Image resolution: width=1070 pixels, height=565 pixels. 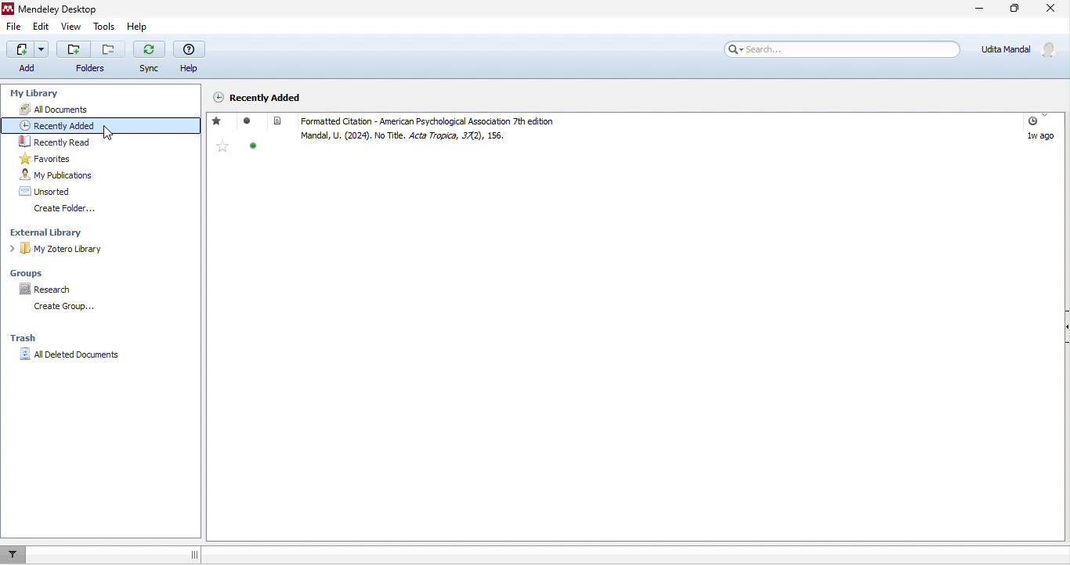 I want to click on Recently Added, so click(x=257, y=97).